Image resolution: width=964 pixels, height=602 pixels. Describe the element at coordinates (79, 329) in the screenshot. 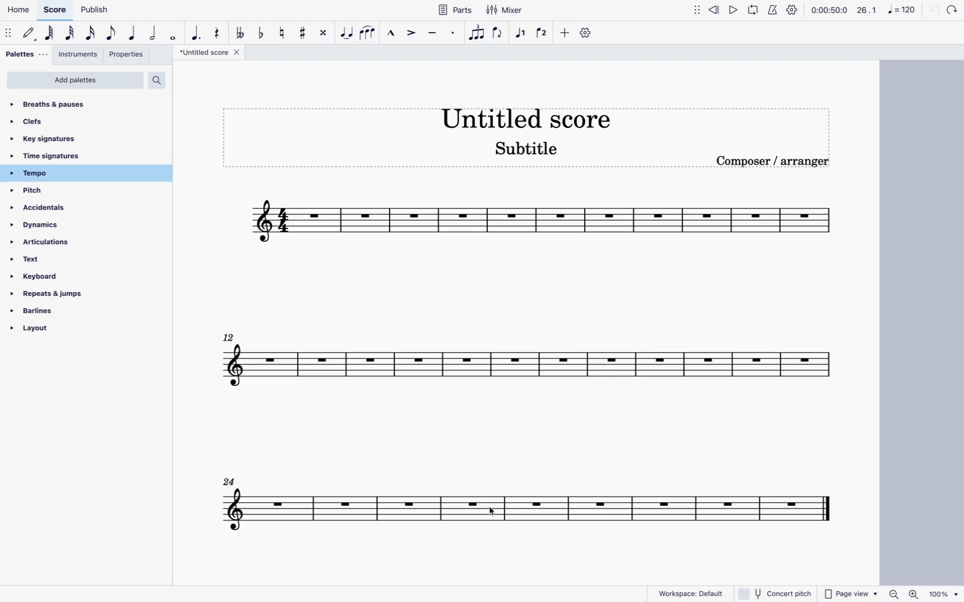

I see `layout` at that location.